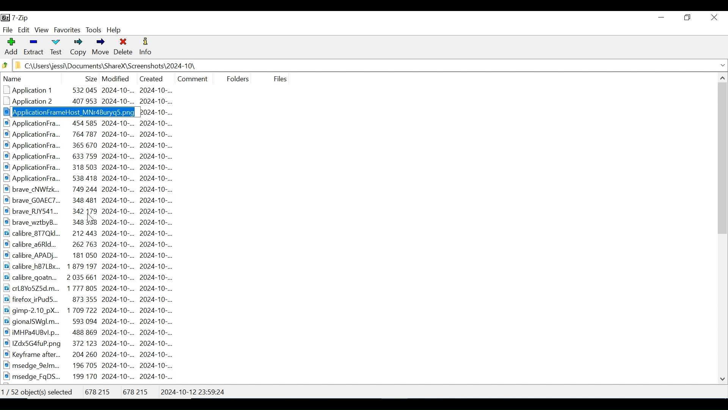 Image resolution: width=728 pixels, height=410 pixels. I want to click on 7-Zip Desktop Icon, so click(16, 18).